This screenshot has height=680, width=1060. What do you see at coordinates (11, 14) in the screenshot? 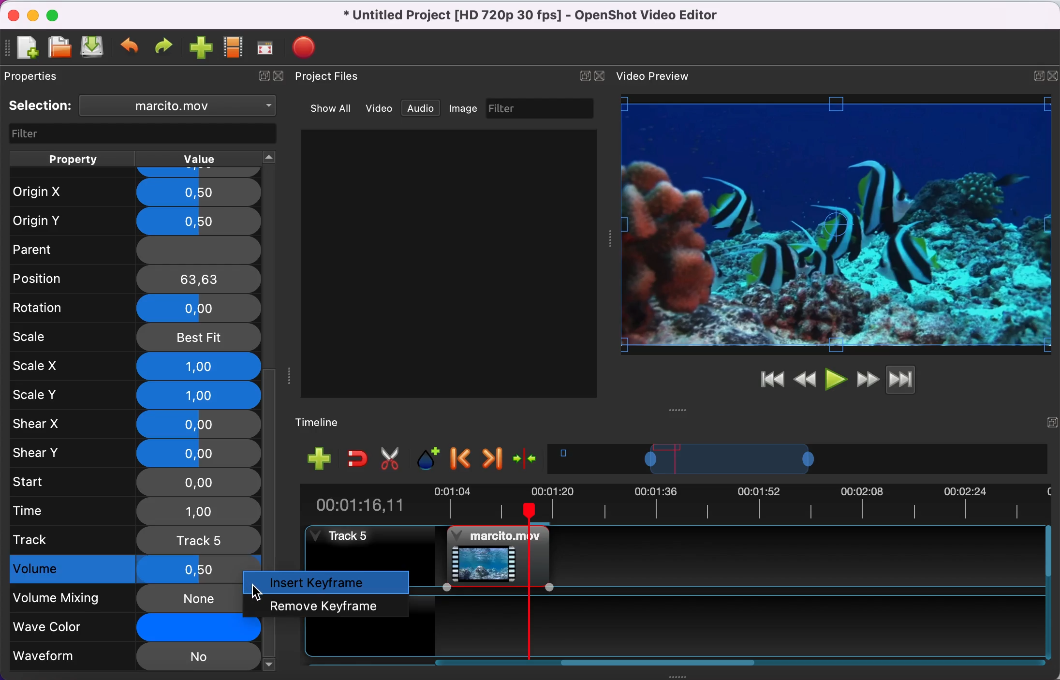
I see `close` at bounding box center [11, 14].